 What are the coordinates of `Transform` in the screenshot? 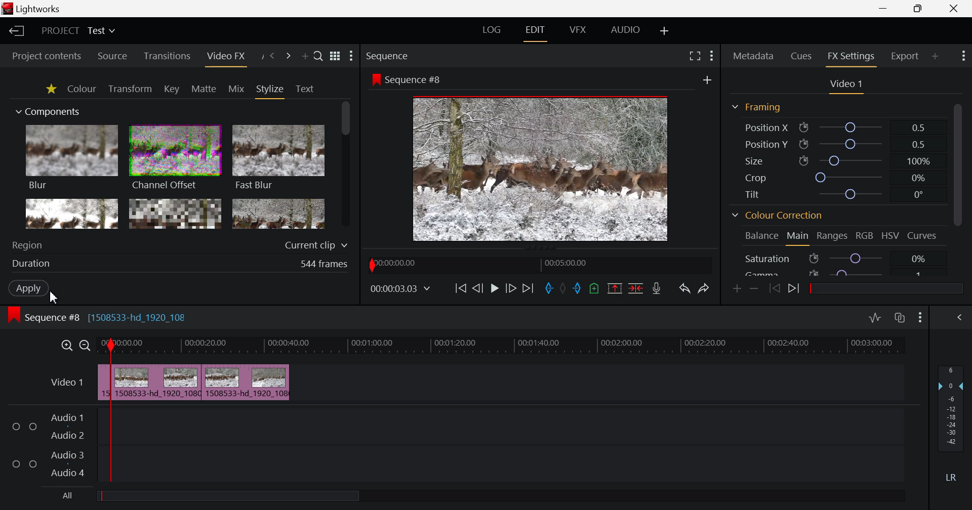 It's located at (130, 89).